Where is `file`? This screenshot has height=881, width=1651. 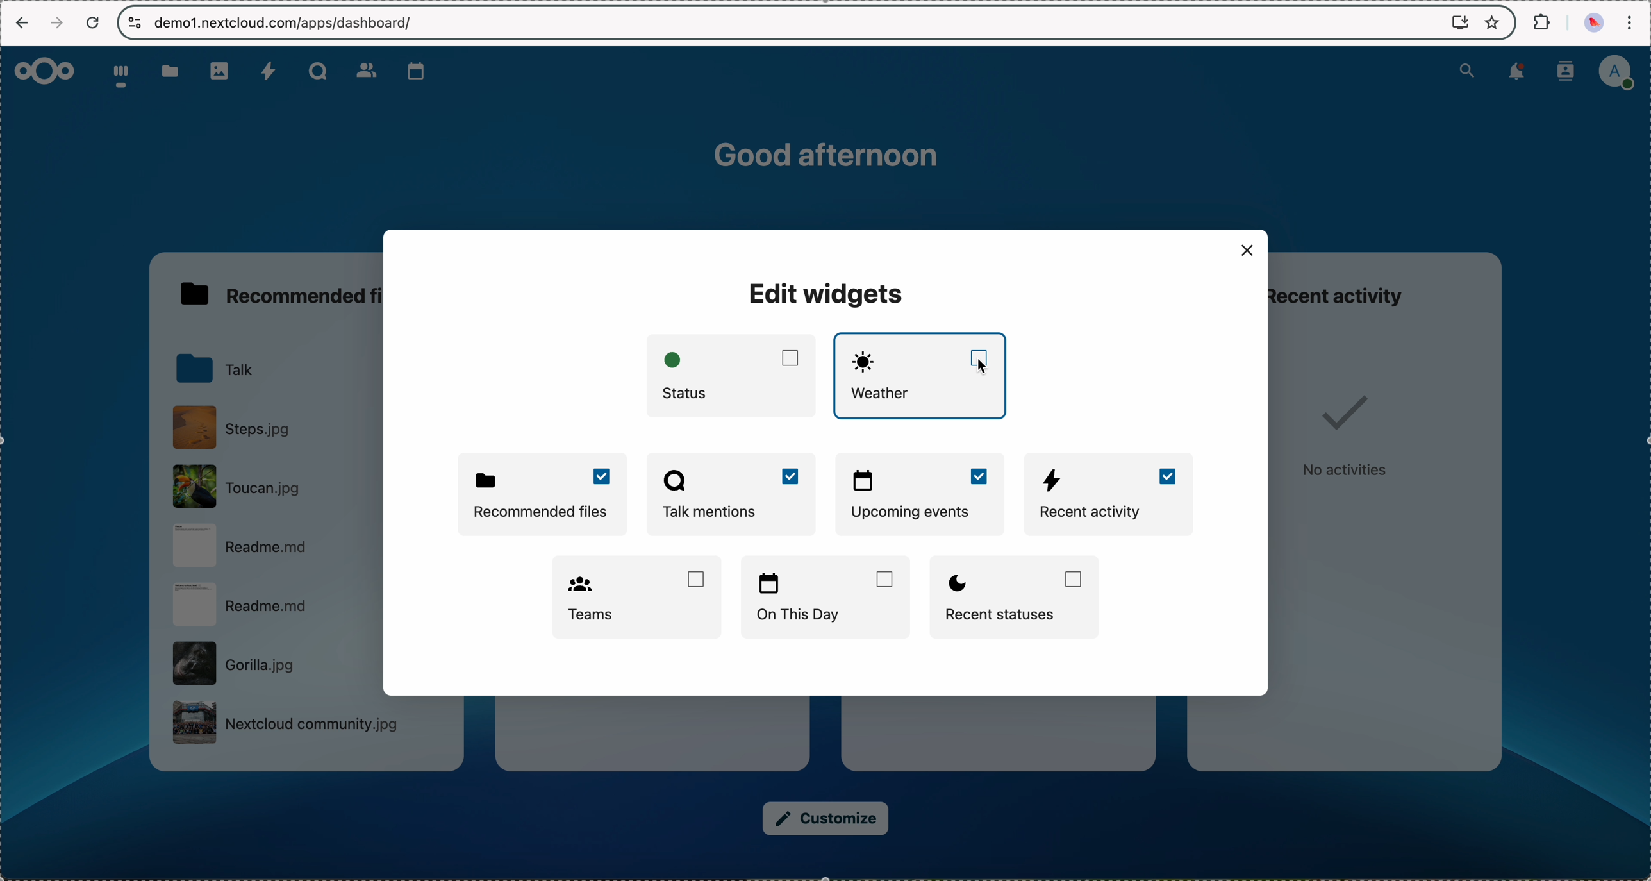 file is located at coordinates (272, 550).